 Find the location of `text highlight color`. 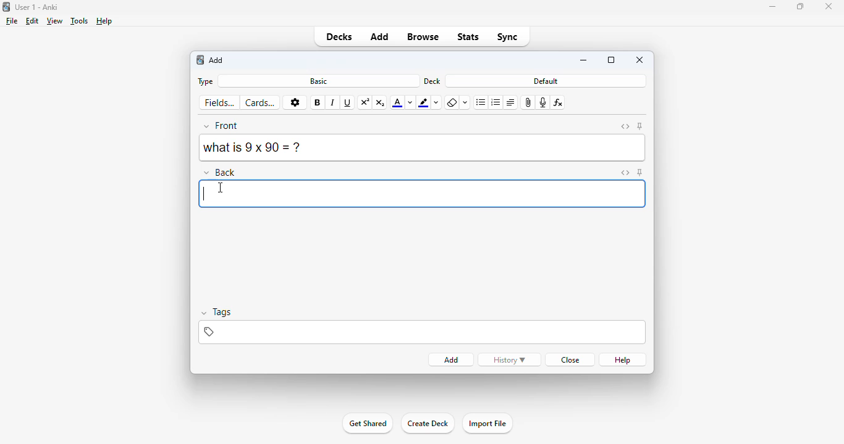

text highlight color is located at coordinates (424, 102).